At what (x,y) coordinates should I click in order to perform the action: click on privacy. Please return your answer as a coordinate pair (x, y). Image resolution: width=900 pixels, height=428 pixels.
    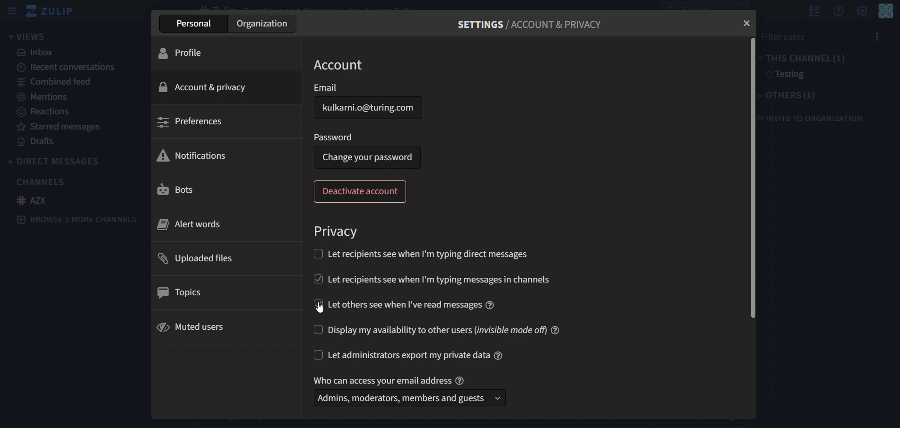
    Looking at the image, I should click on (337, 232).